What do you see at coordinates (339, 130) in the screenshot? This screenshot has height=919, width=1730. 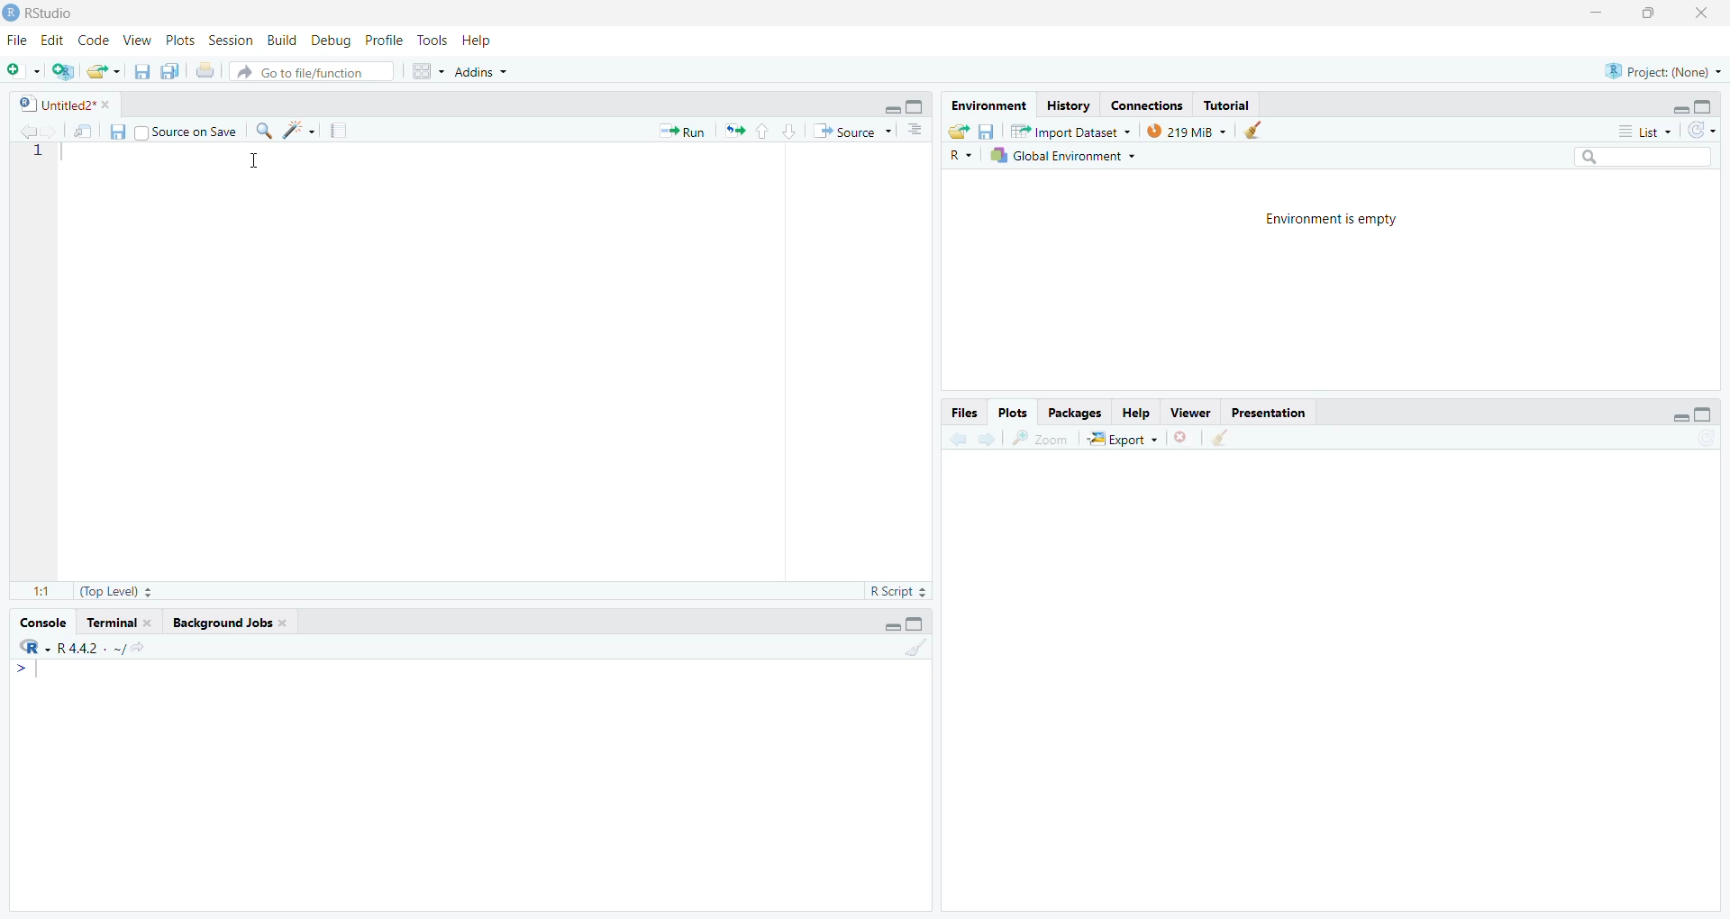 I see `Compile report` at bounding box center [339, 130].